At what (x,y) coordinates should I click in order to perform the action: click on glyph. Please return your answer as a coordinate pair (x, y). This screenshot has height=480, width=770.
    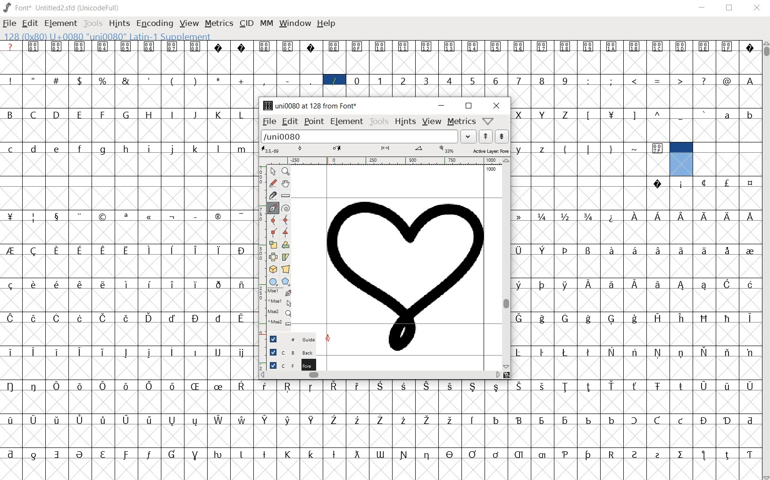
    Looking at the image, I should click on (588, 352).